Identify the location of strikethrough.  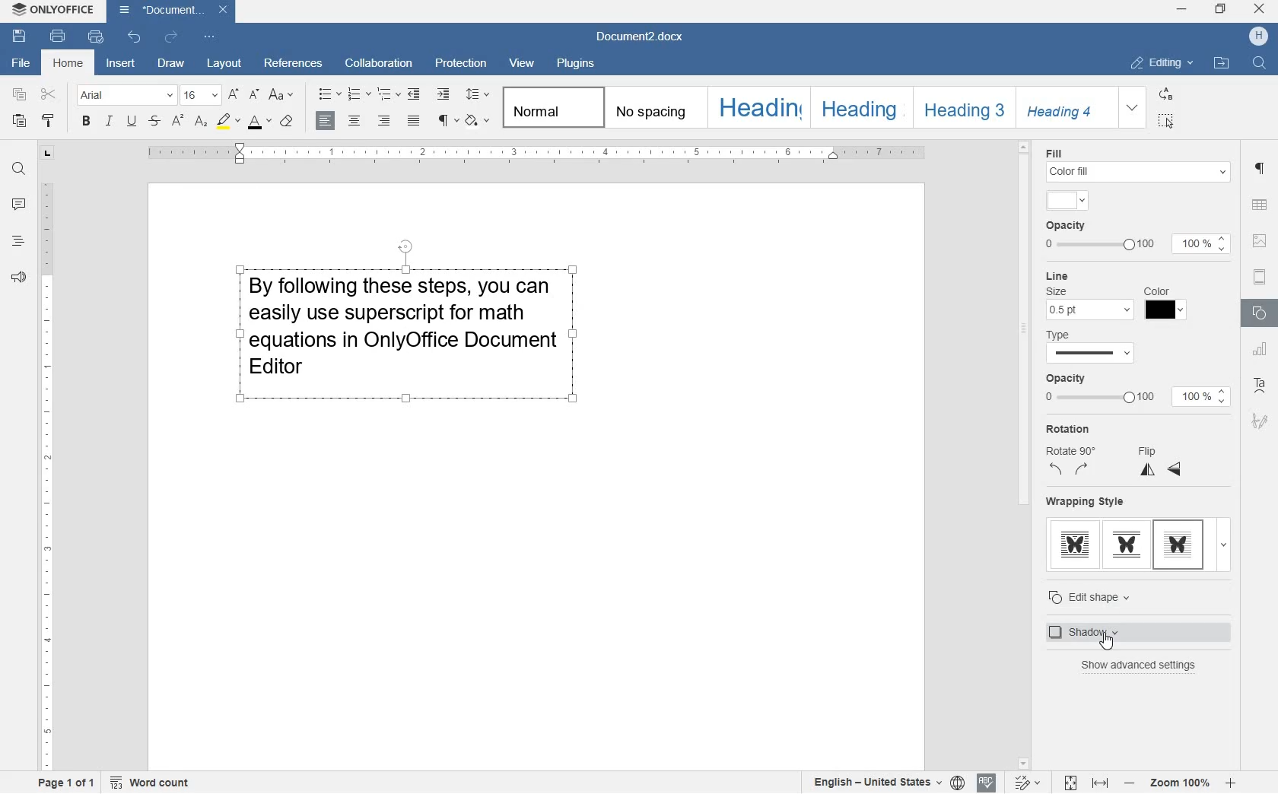
(154, 122).